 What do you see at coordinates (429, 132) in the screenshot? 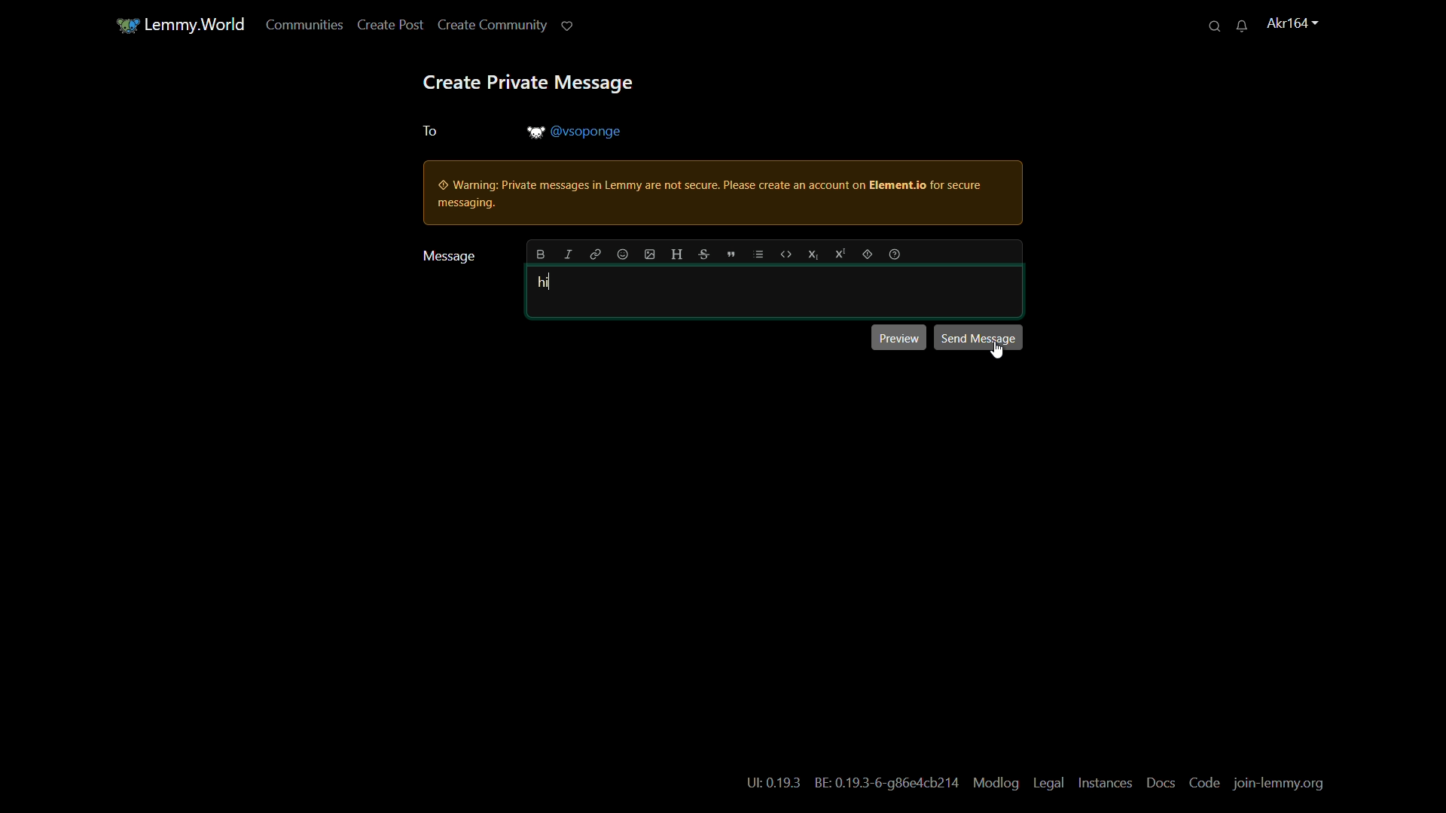
I see `to` at bounding box center [429, 132].